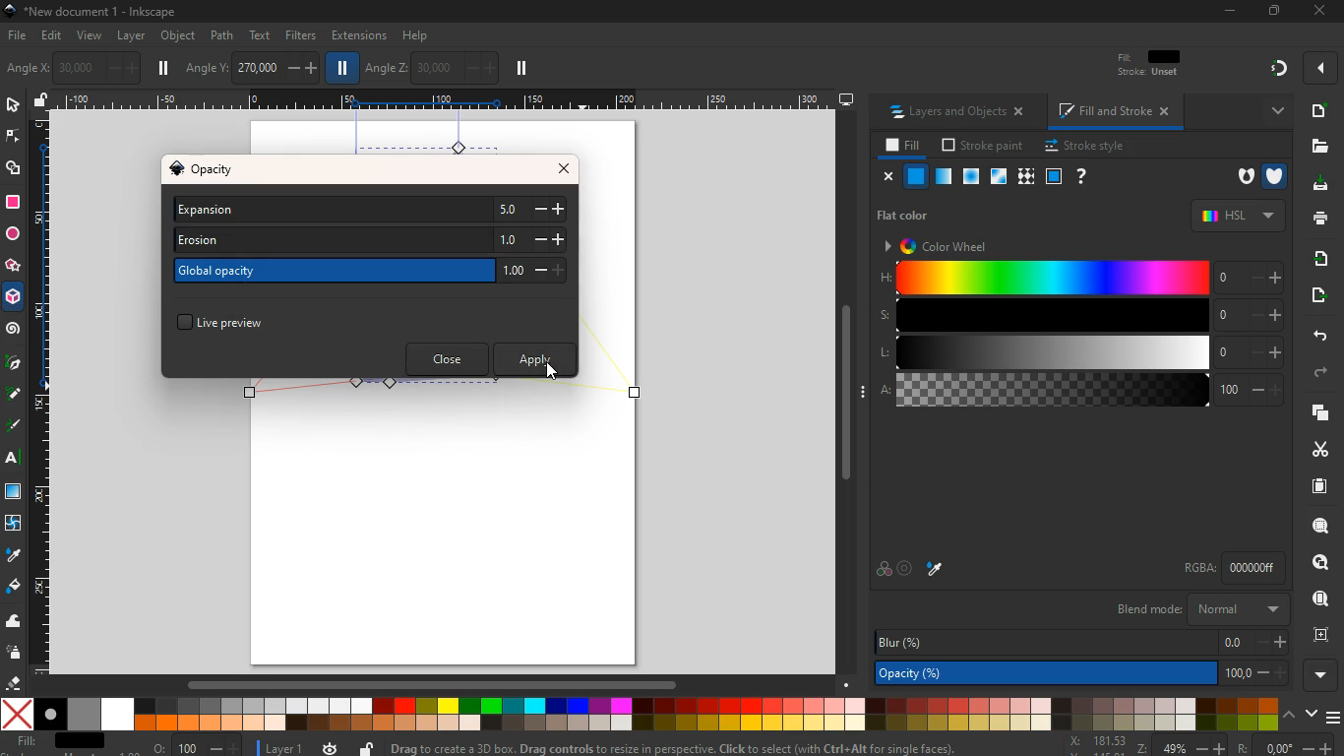  I want to click on desktop, so click(846, 100).